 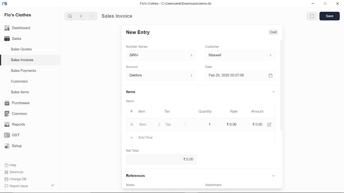 I want to click on Items, so click(x=131, y=101).